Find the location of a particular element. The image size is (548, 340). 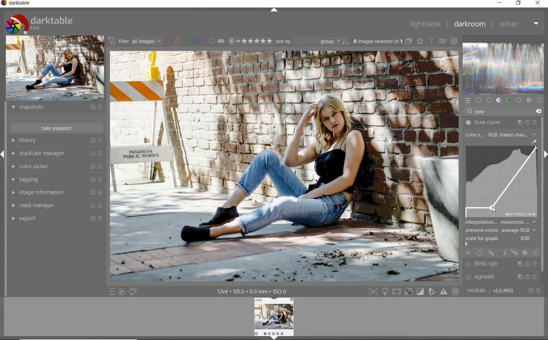

tone is located at coordinates (481, 111).